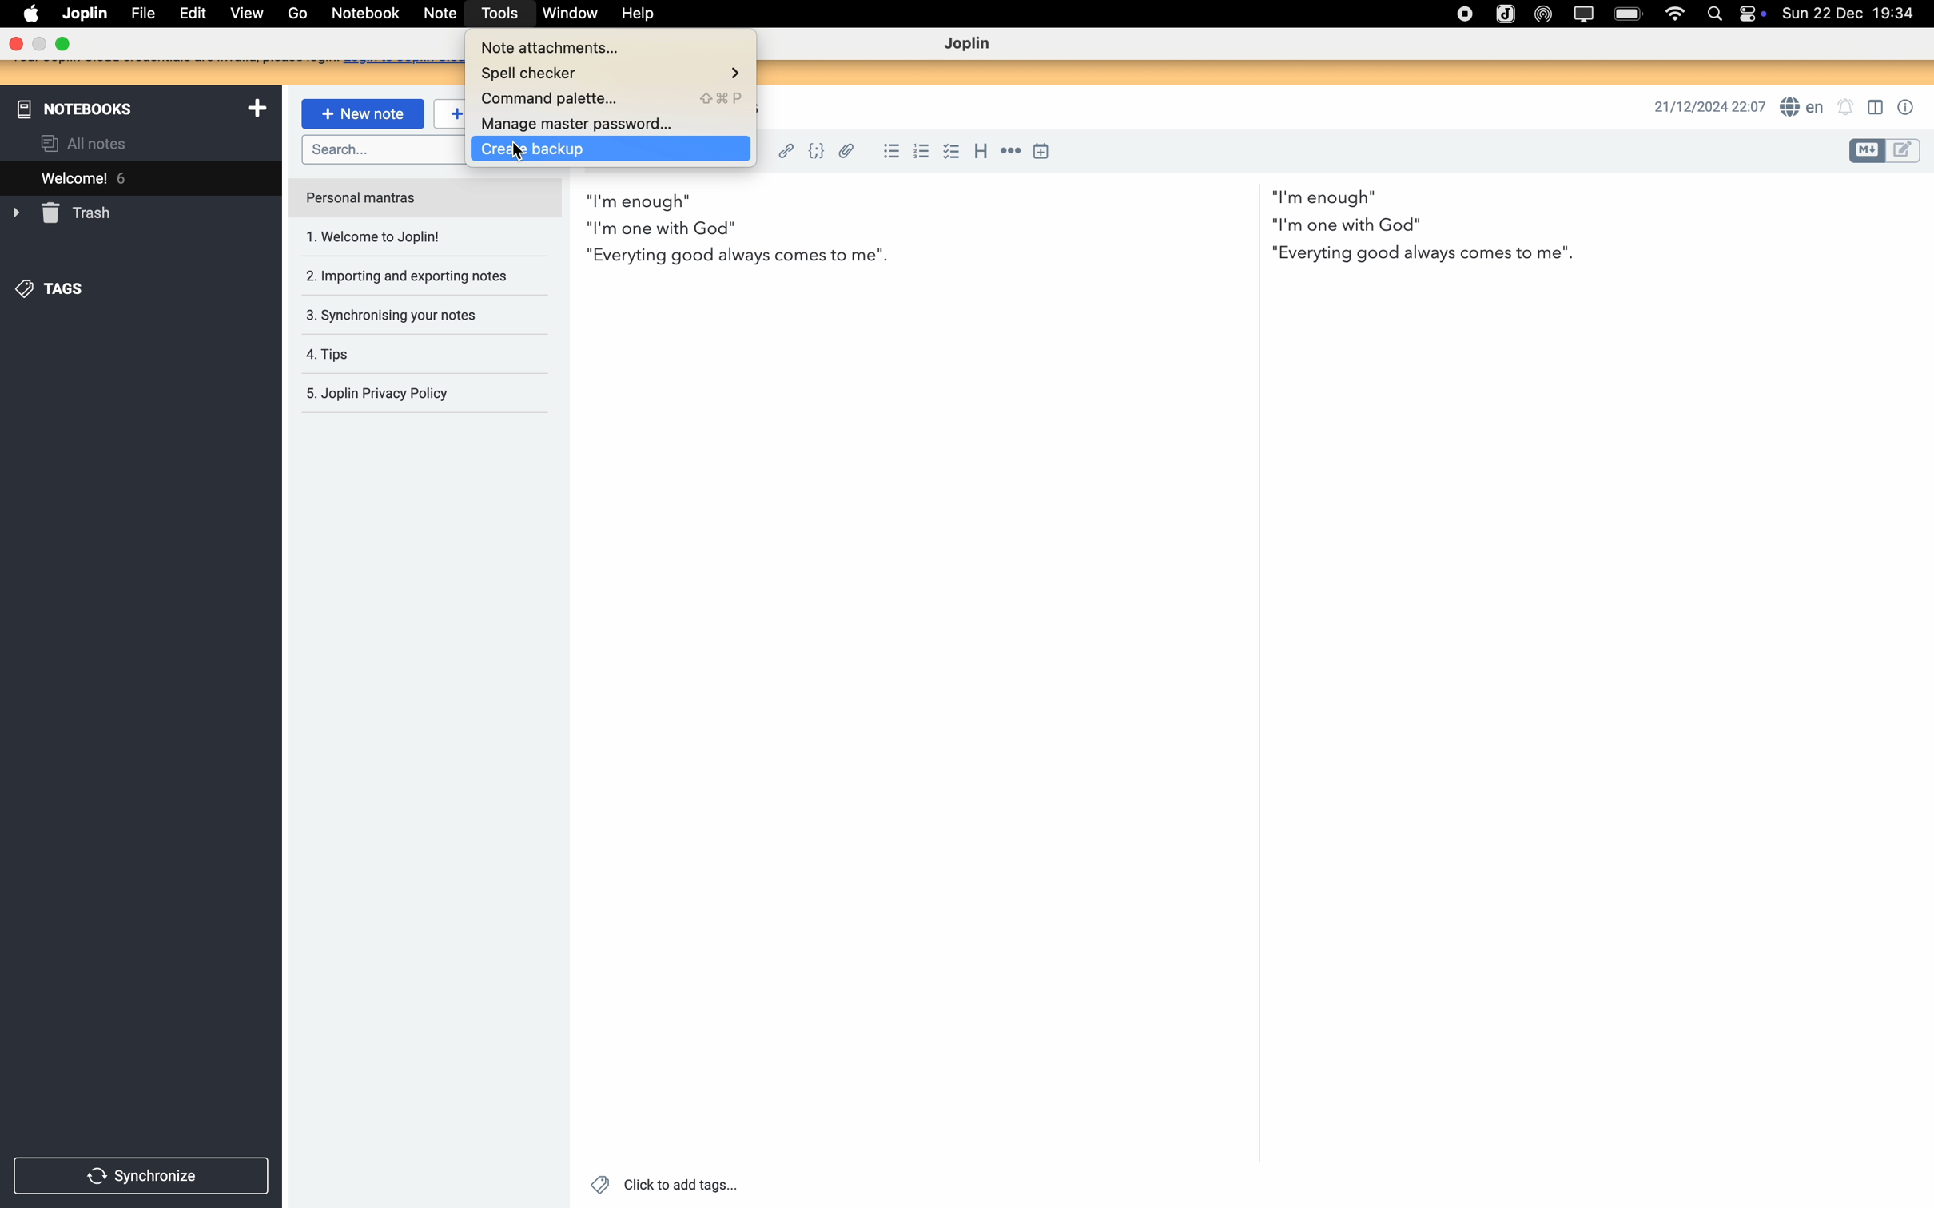  I want to click on tips, so click(328, 356).